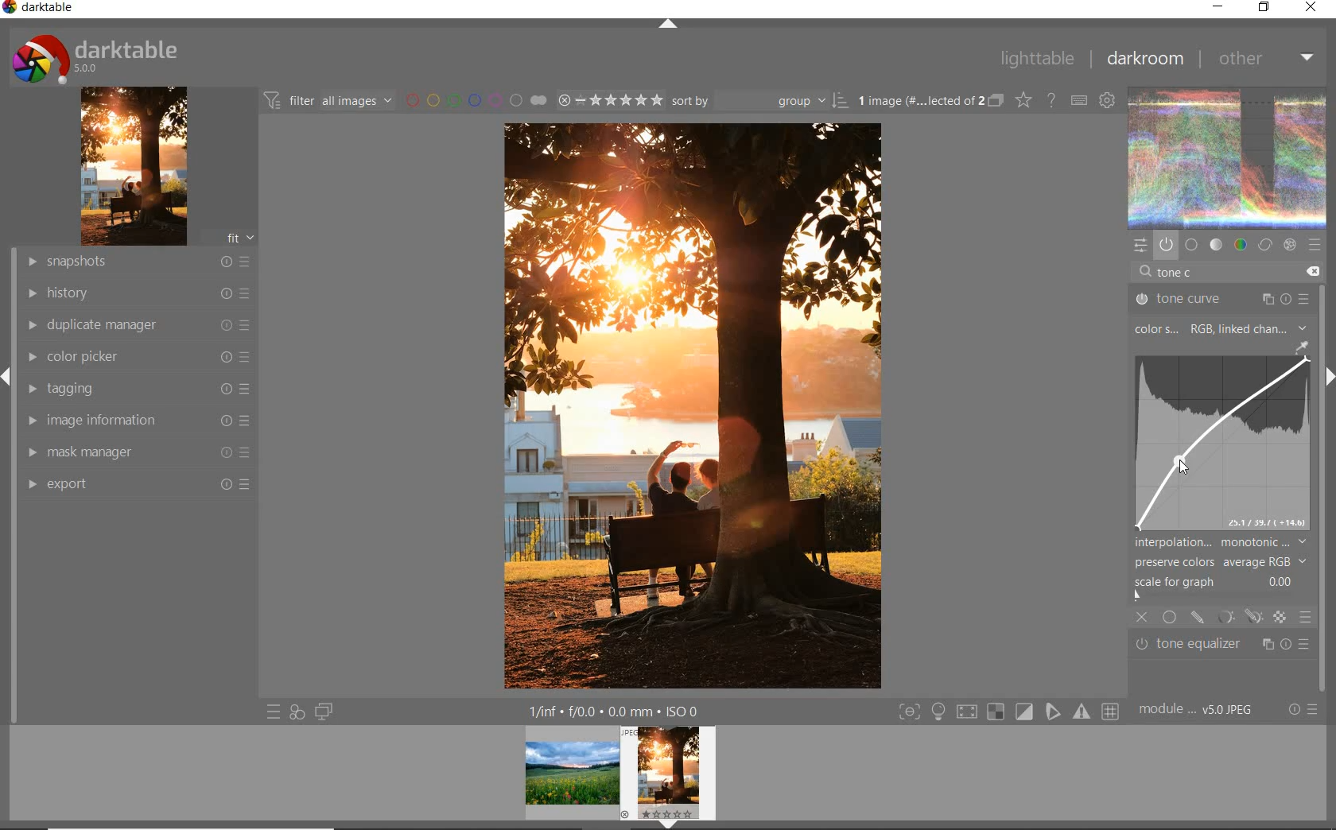 The width and height of the screenshot is (1336, 830). I want to click on image, so click(1230, 157).